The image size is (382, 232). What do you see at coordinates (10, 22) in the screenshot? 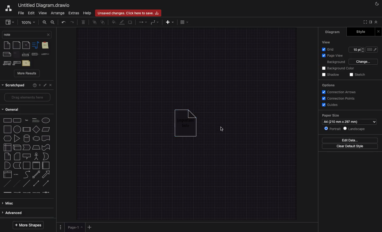
I see `Sidebar` at bounding box center [10, 22].